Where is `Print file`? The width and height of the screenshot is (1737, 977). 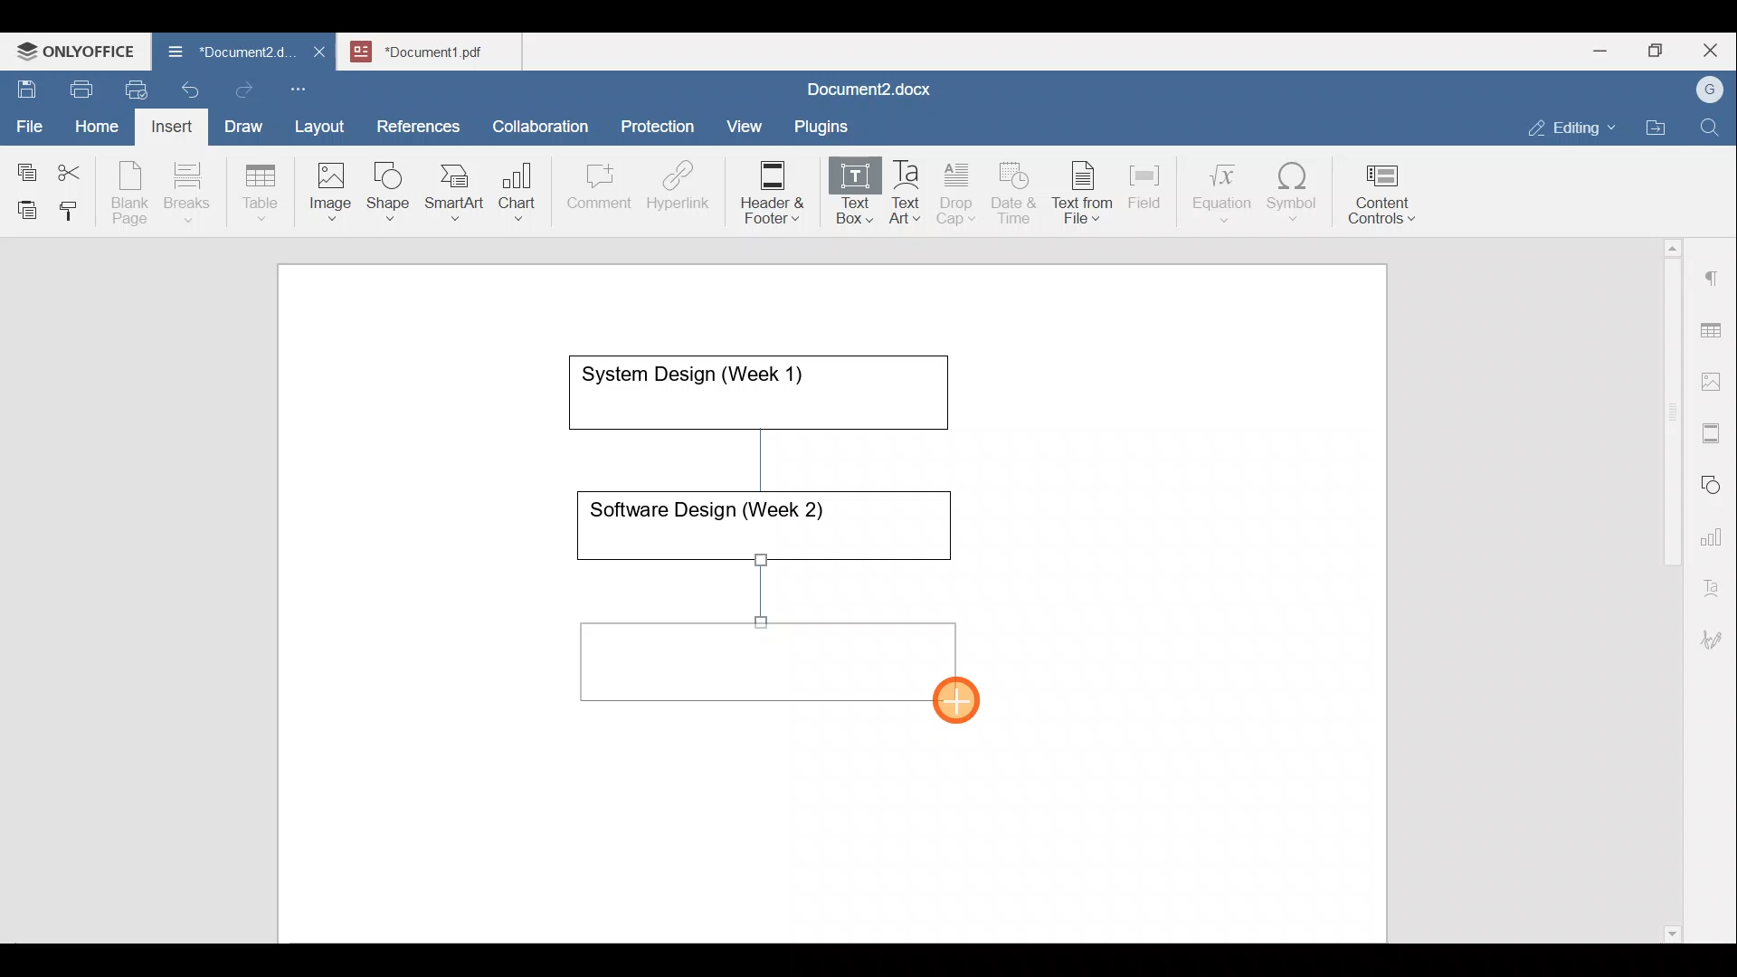
Print file is located at coordinates (78, 86).